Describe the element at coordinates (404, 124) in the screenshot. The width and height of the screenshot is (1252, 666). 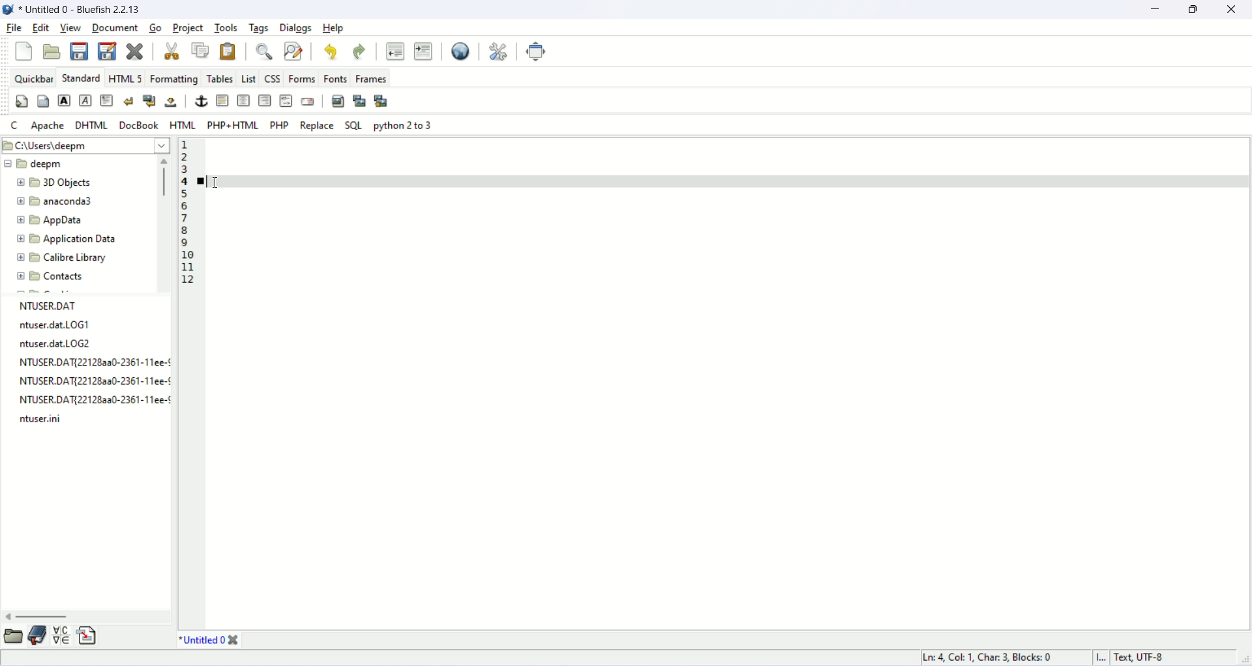
I see `python 2 to 3` at that location.